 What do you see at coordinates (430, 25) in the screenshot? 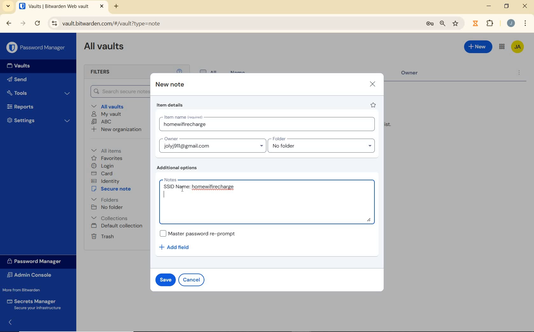
I see `manage passwords` at bounding box center [430, 25].